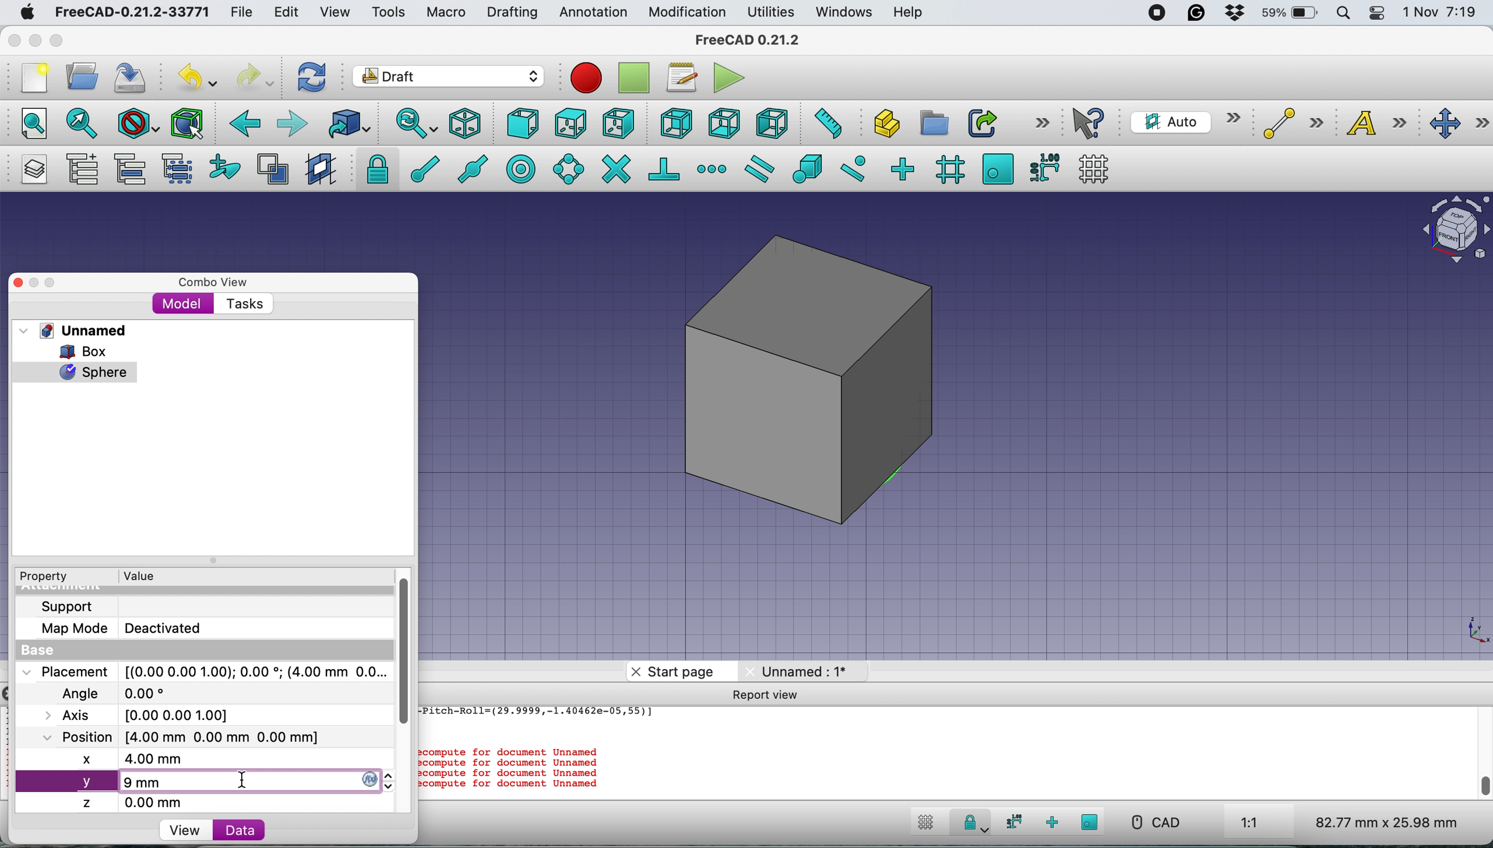 This screenshot has height=848, width=1493. What do you see at coordinates (34, 40) in the screenshot?
I see `minimise` at bounding box center [34, 40].